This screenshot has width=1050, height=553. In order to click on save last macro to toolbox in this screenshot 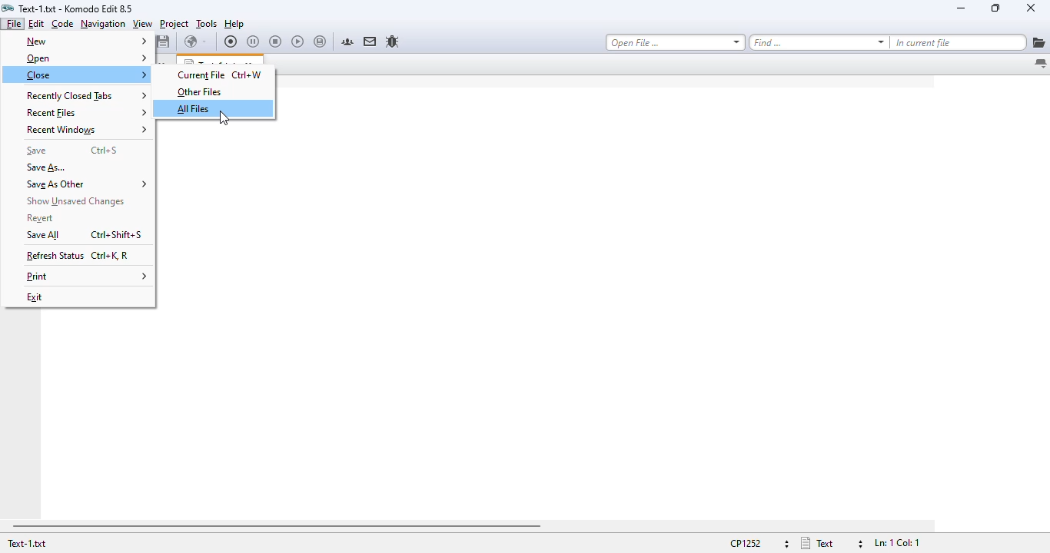, I will do `click(321, 42)`.